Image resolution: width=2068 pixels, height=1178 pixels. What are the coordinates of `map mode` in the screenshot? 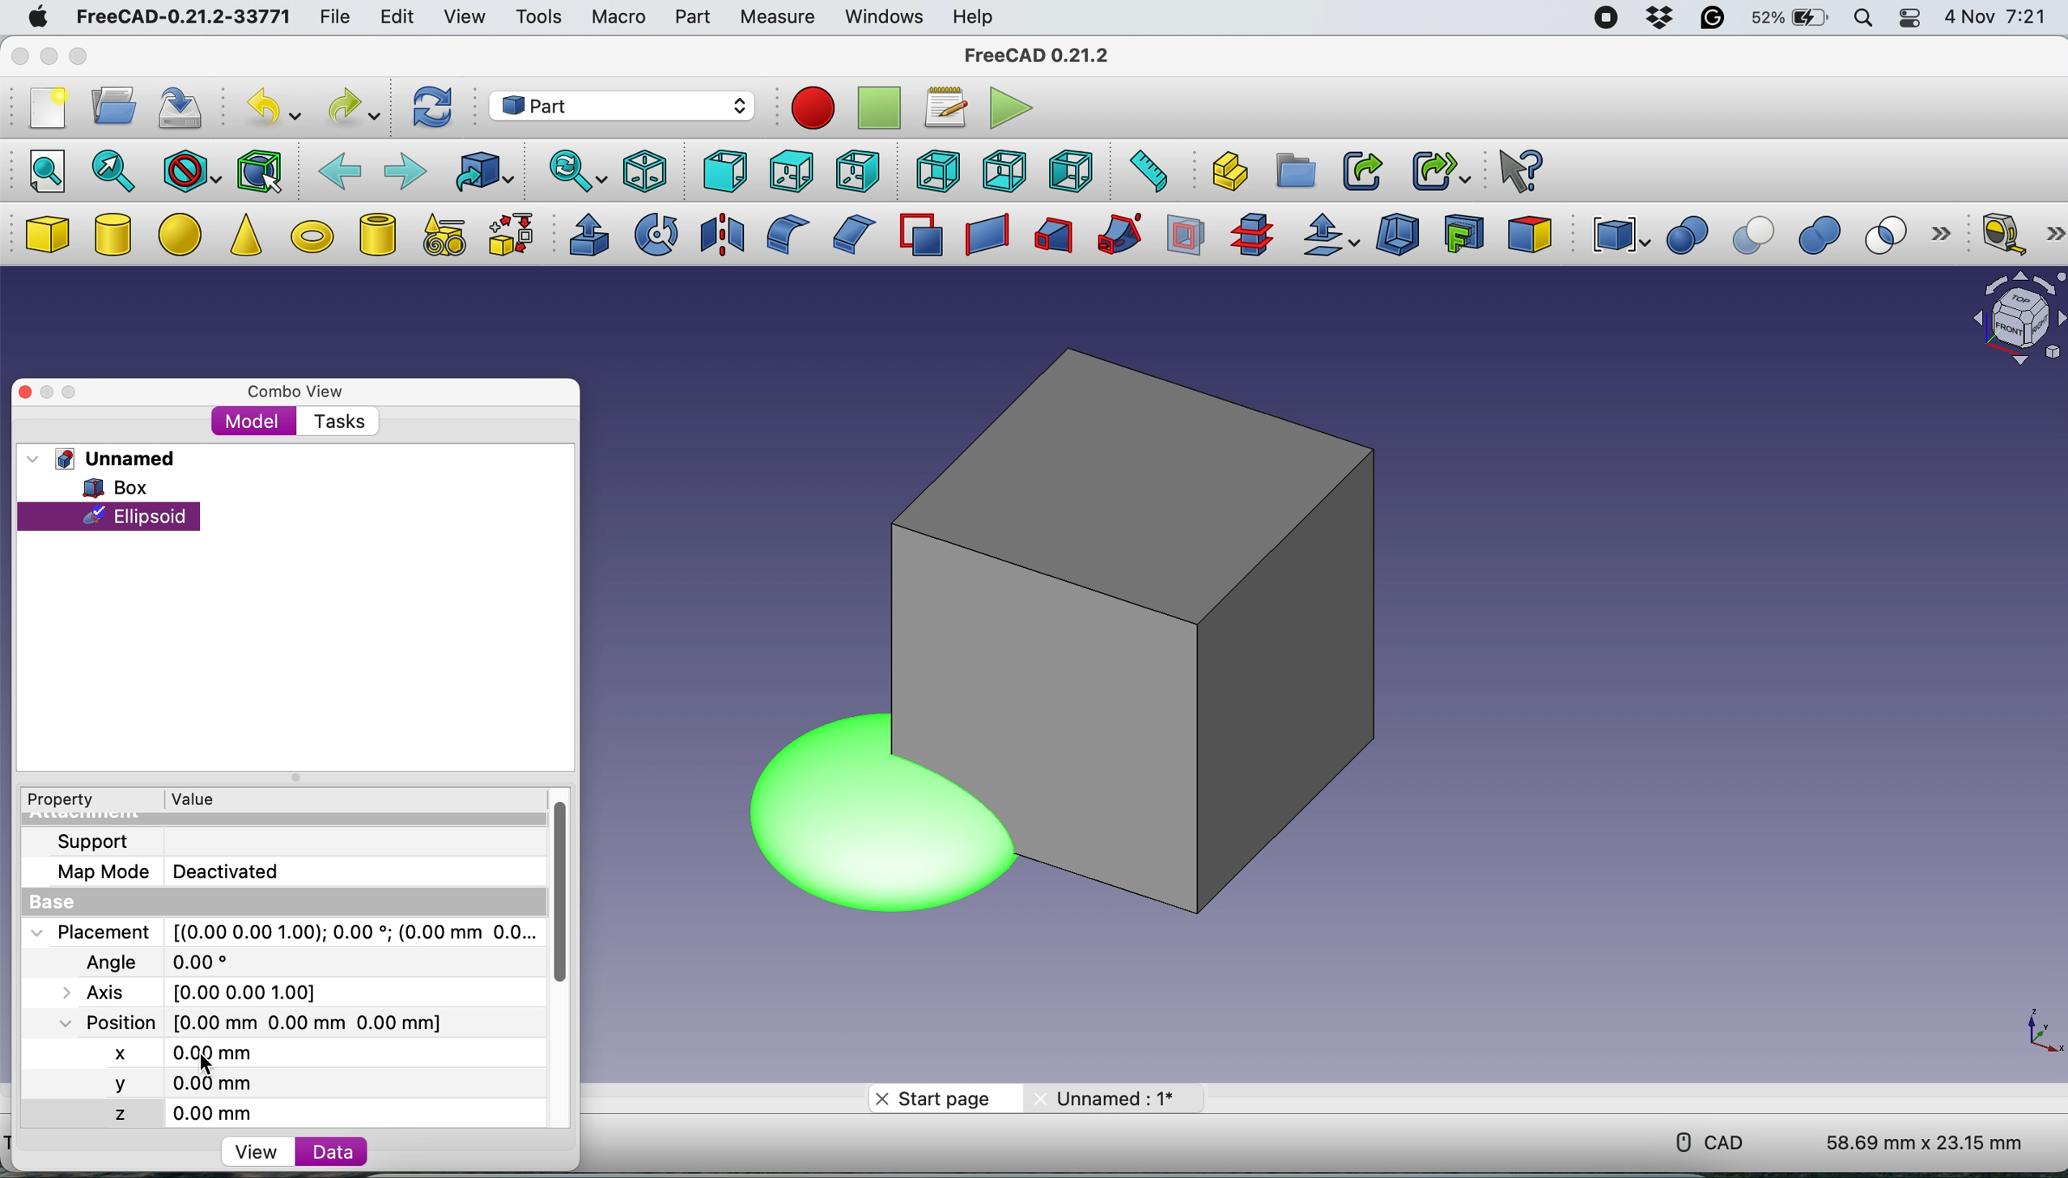 It's located at (97, 875).